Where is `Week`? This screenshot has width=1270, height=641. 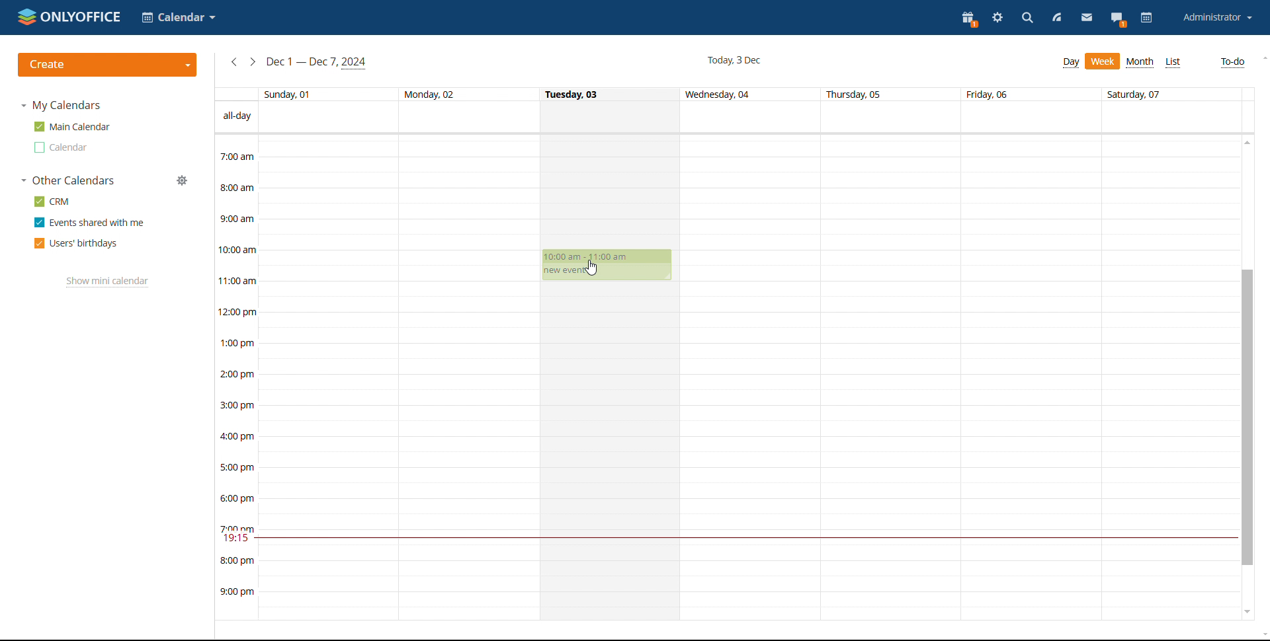
Week is located at coordinates (1103, 61).